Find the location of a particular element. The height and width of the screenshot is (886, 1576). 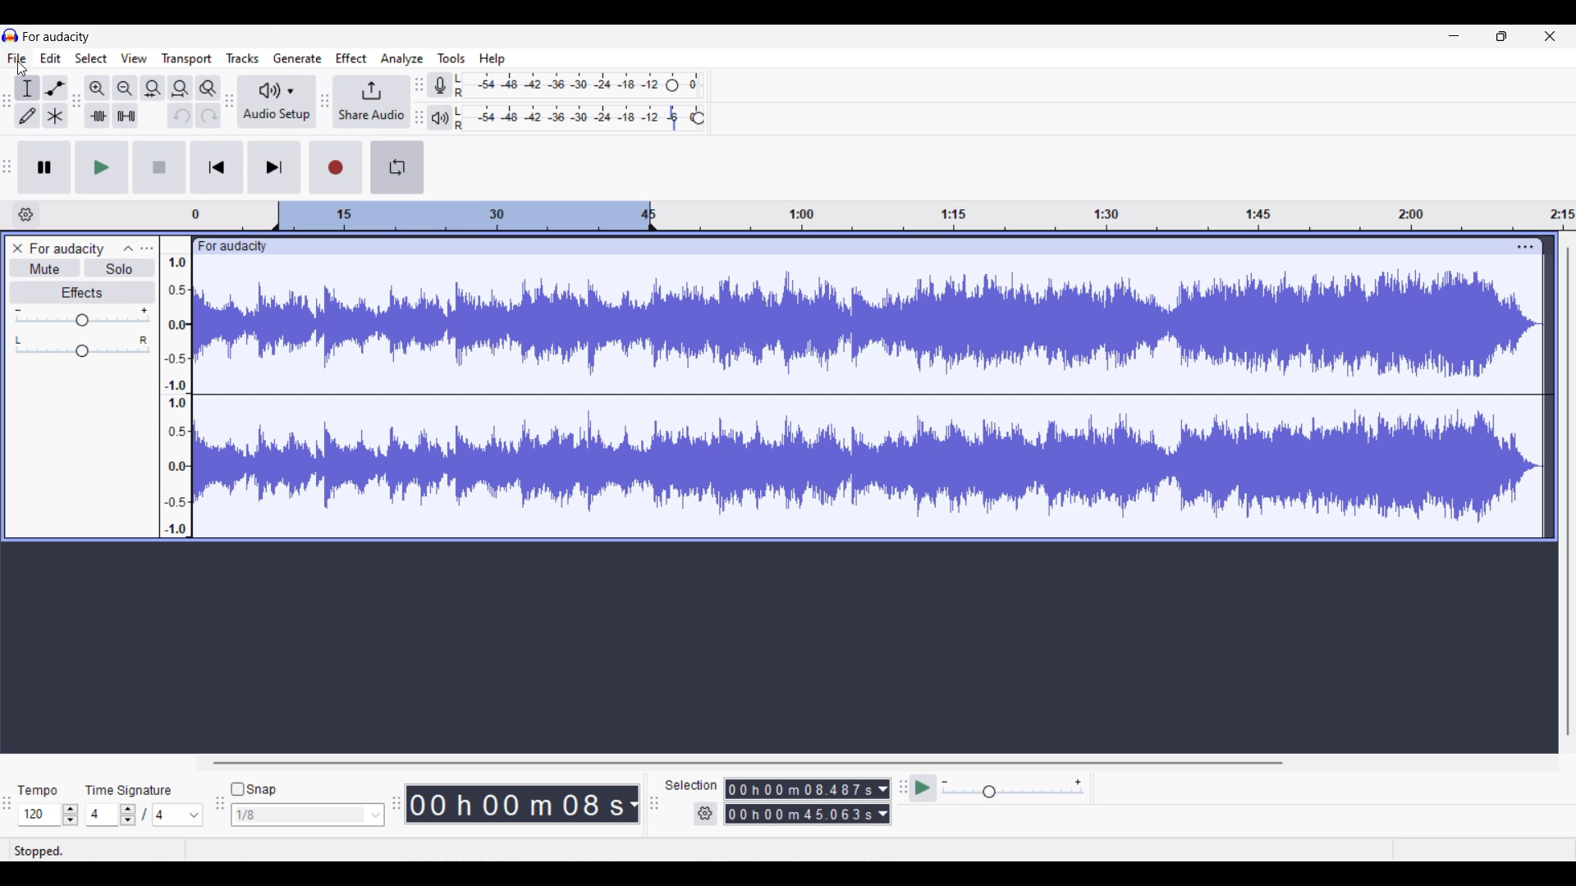

Selection tool is located at coordinates (26, 89).